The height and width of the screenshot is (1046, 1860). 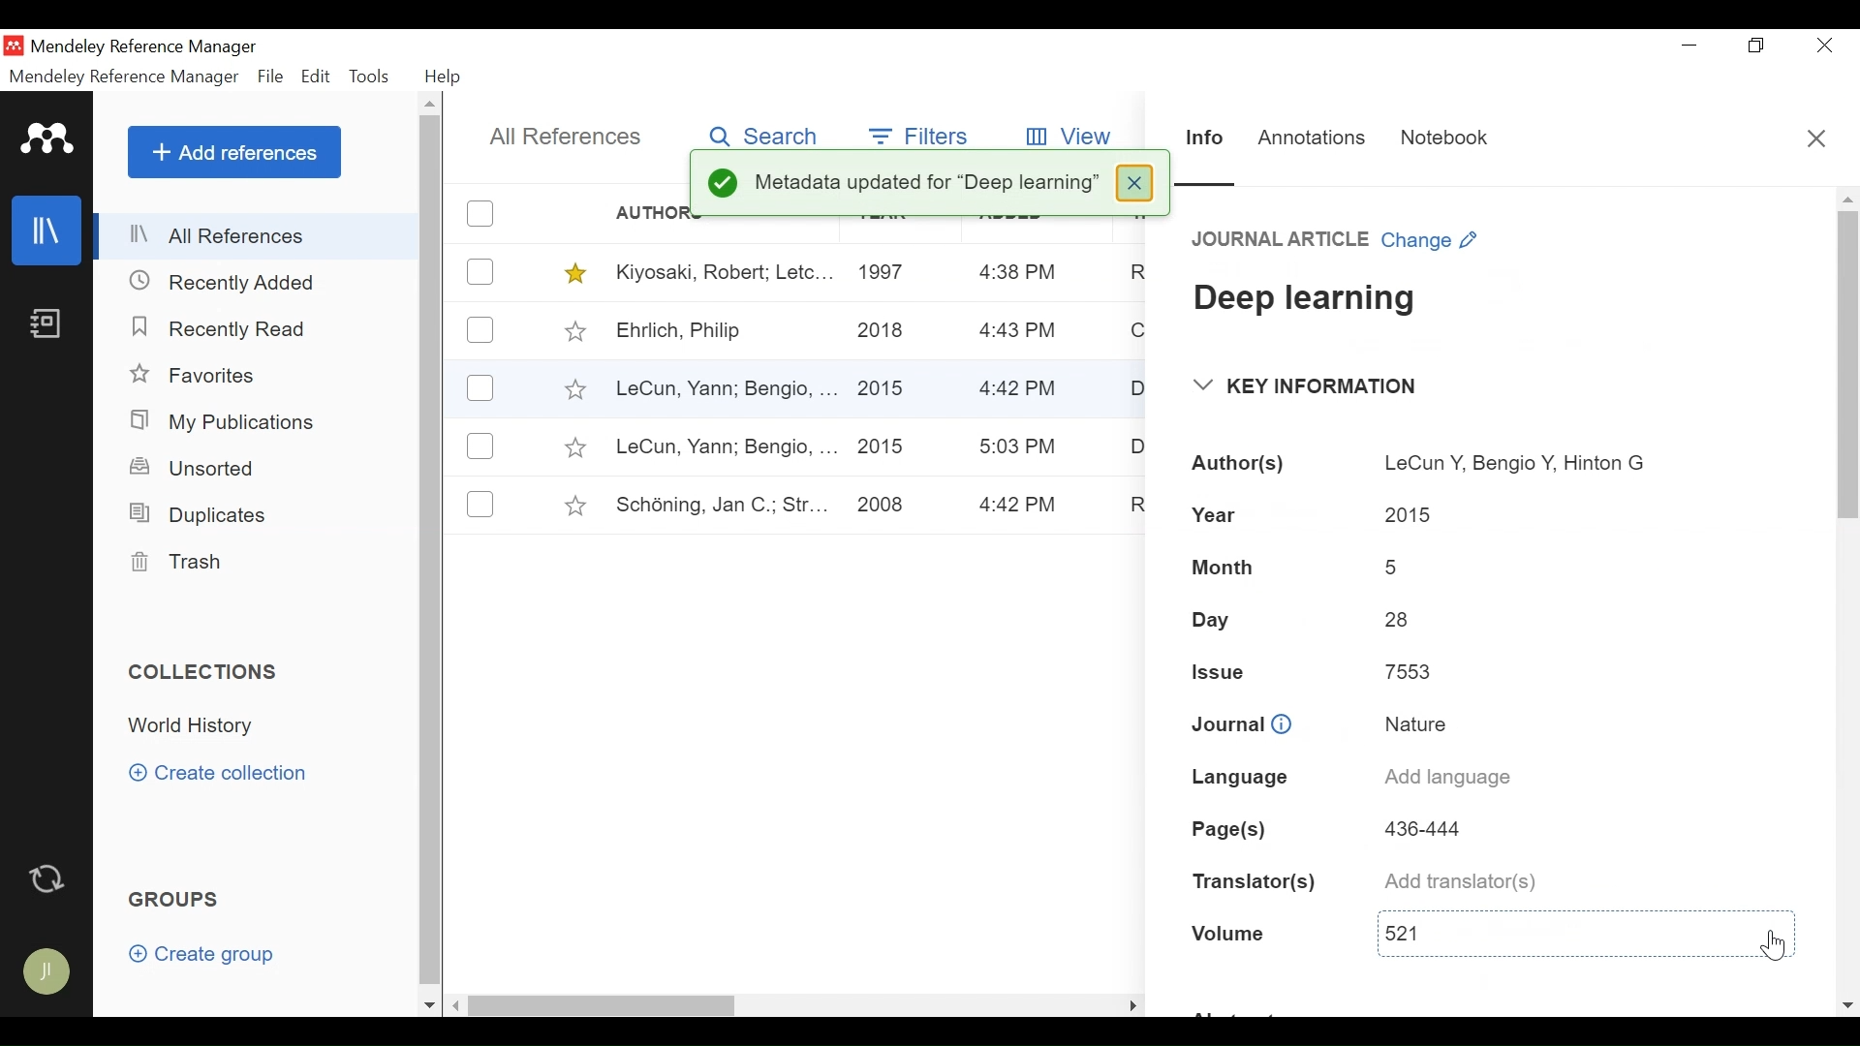 I want to click on Library, so click(x=48, y=230).